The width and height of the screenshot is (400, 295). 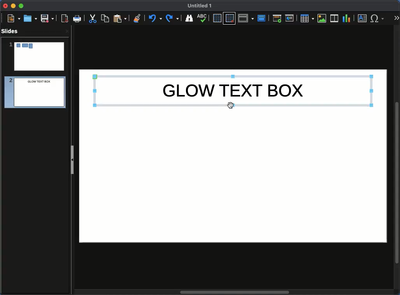 What do you see at coordinates (363, 18) in the screenshot?
I see `Textbox` at bounding box center [363, 18].